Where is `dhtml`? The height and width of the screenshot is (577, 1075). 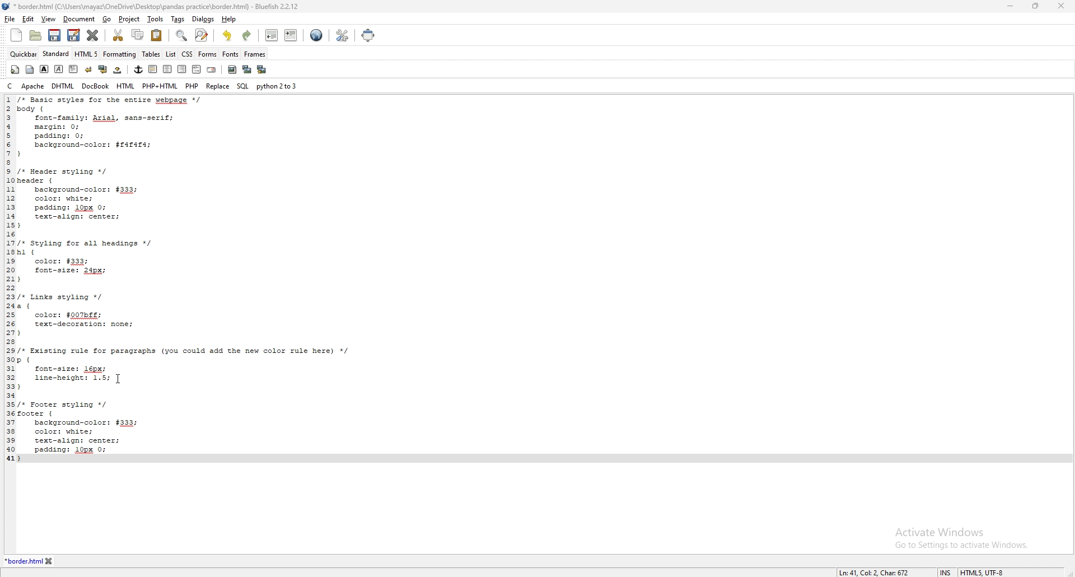 dhtml is located at coordinates (64, 86).